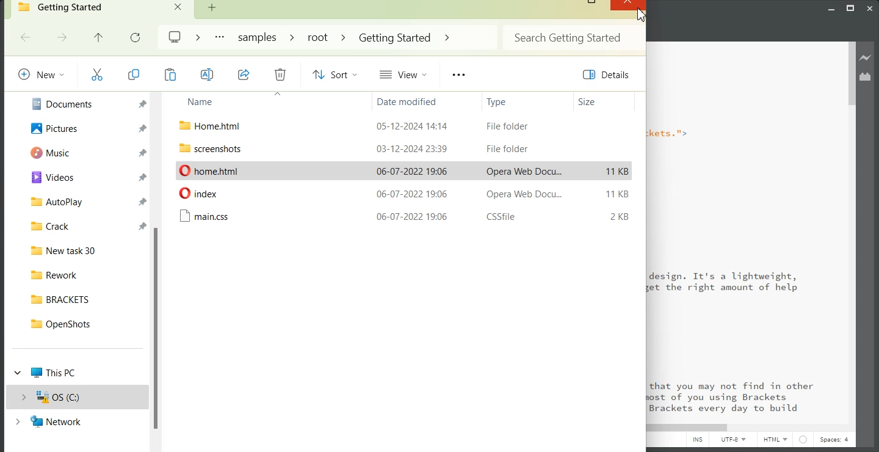 The width and height of the screenshot is (879, 452). Describe the element at coordinates (606, 75) in the screenshot. I see `Details` at that location.